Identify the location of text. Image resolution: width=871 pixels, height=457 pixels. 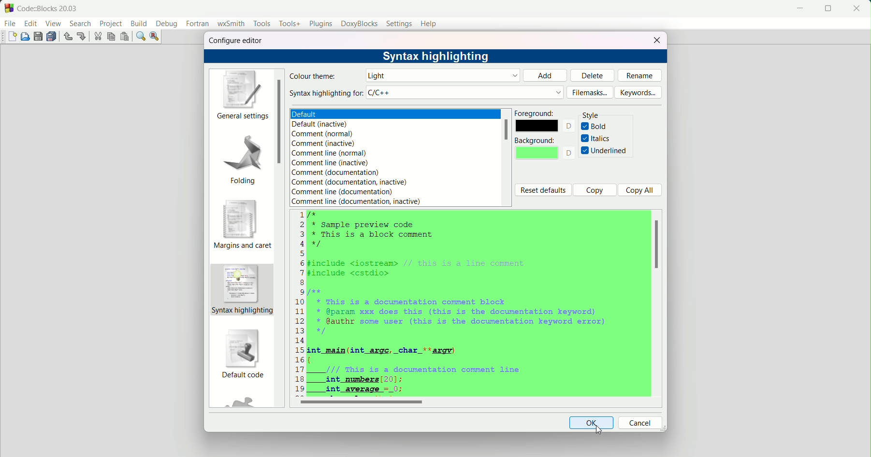
(570, 153).